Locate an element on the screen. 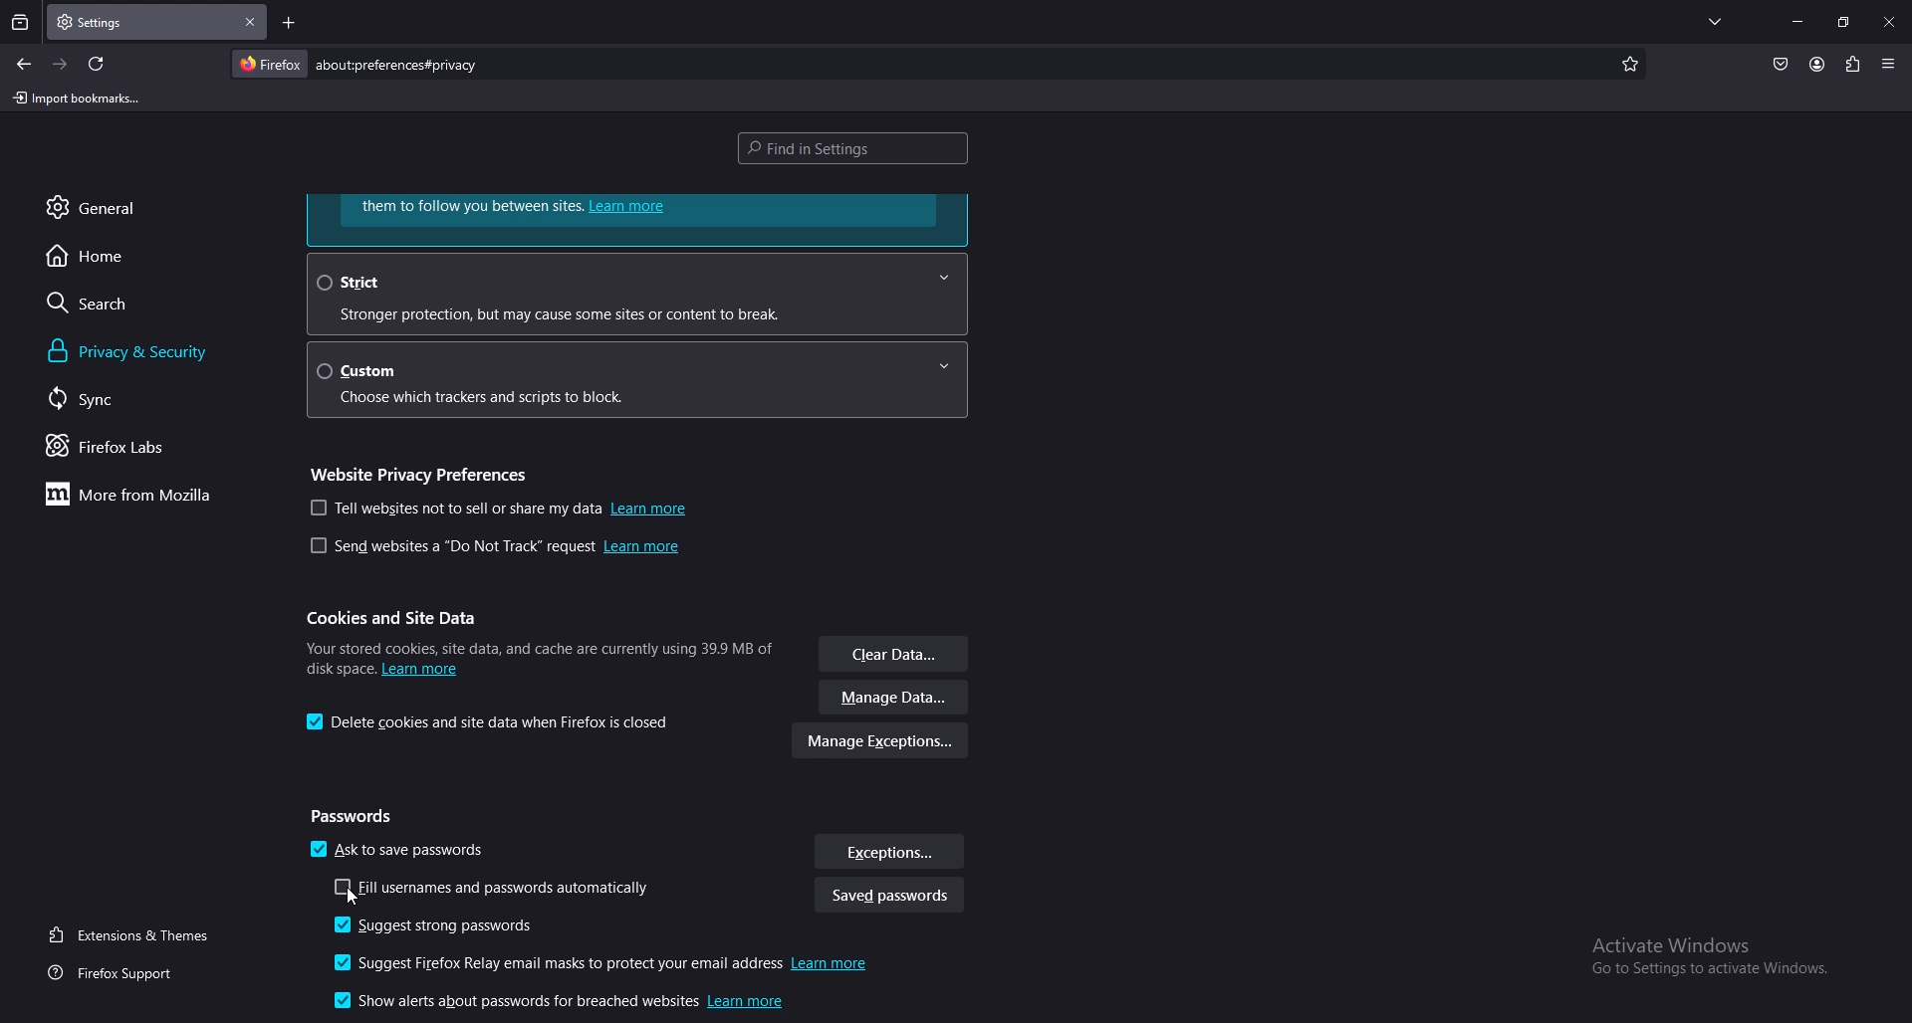 The height and width of the screenshot is (1023, 1912). find in settings is located at coordinates (858, 146).